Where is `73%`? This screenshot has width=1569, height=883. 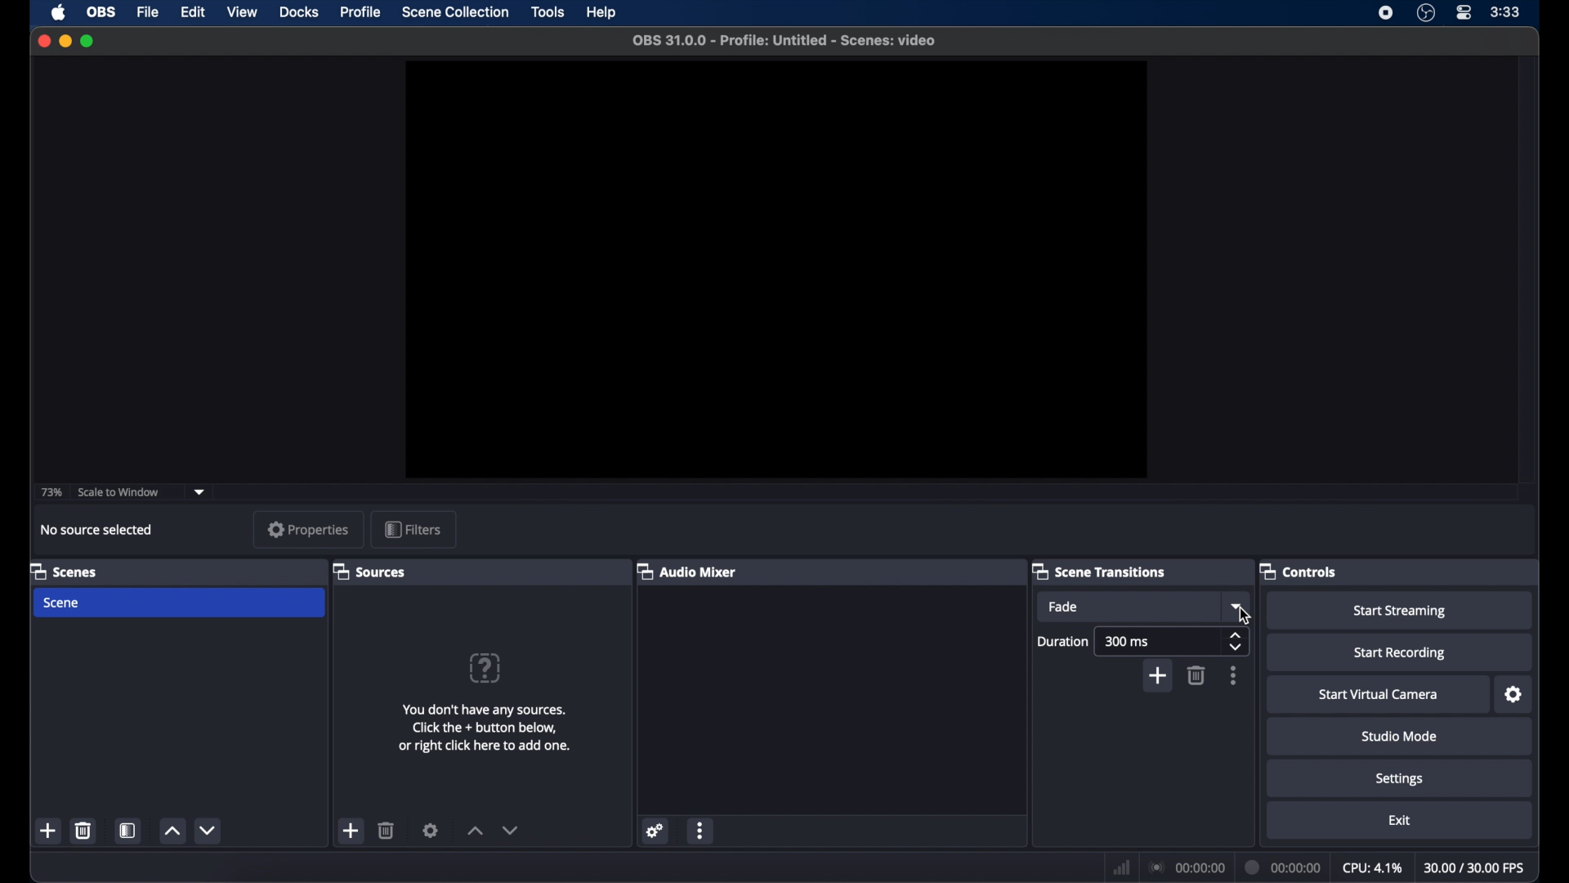
73% is located at coordinates (49, 492).